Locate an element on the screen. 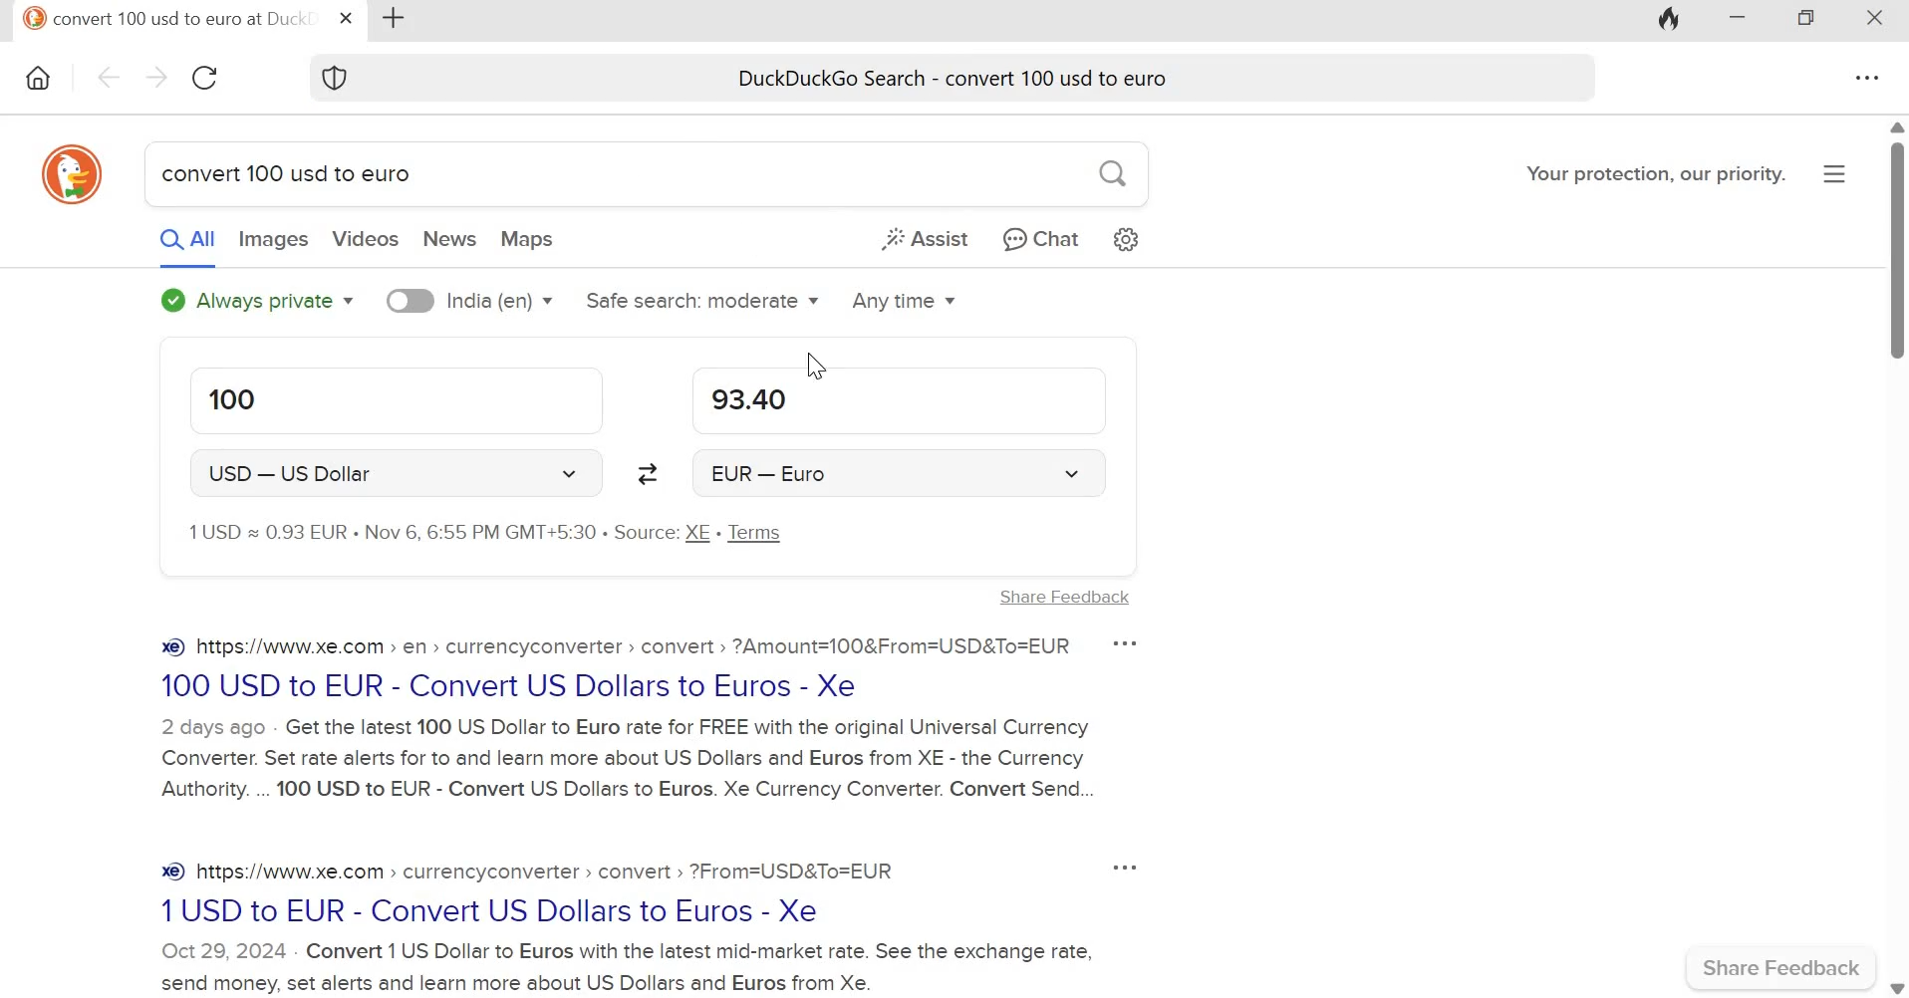  2 days ago. Get the latest 100 USD to Euro rate for FREE with the original Universal Currency is located at coordinates (629, 724).